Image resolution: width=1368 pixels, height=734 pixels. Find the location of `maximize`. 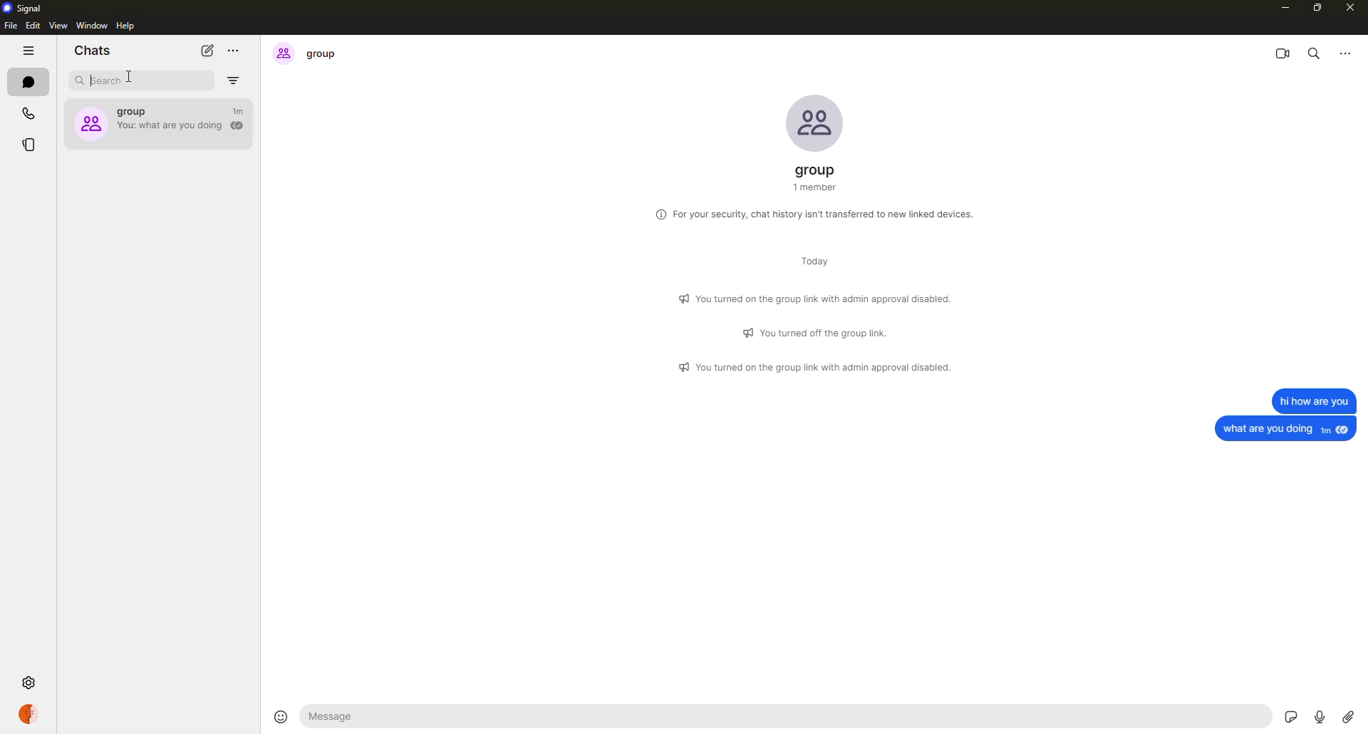

maximize is located at coordinates (1319, 8).